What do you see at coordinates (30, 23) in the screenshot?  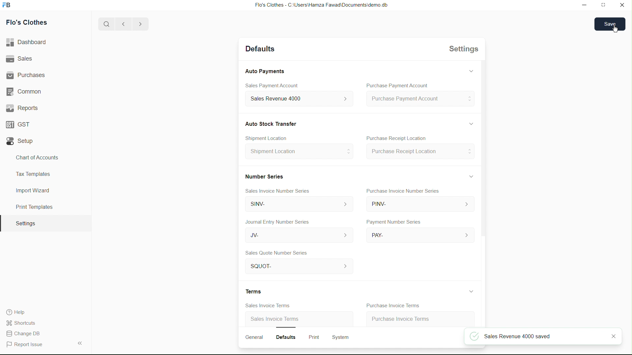 I see `Flo's Clothes` at bounding box center [30, 23].